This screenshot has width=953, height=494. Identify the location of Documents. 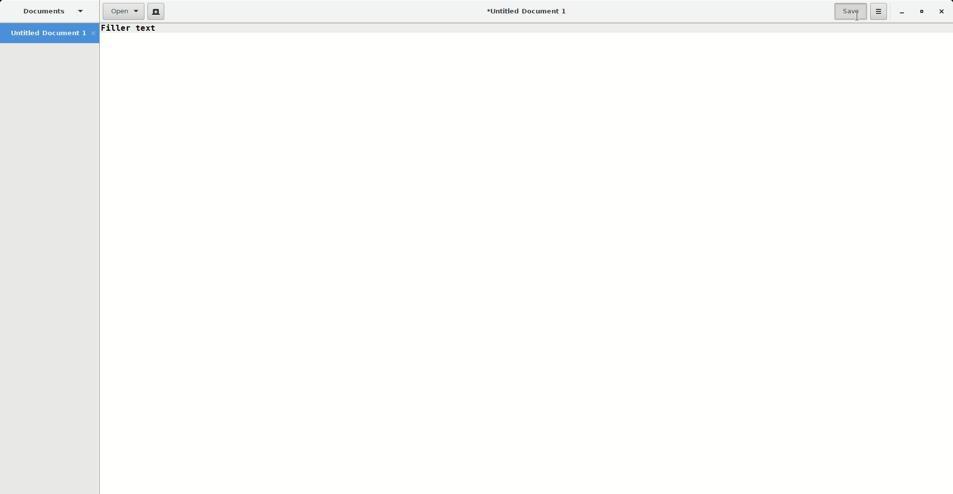
(53, 12).